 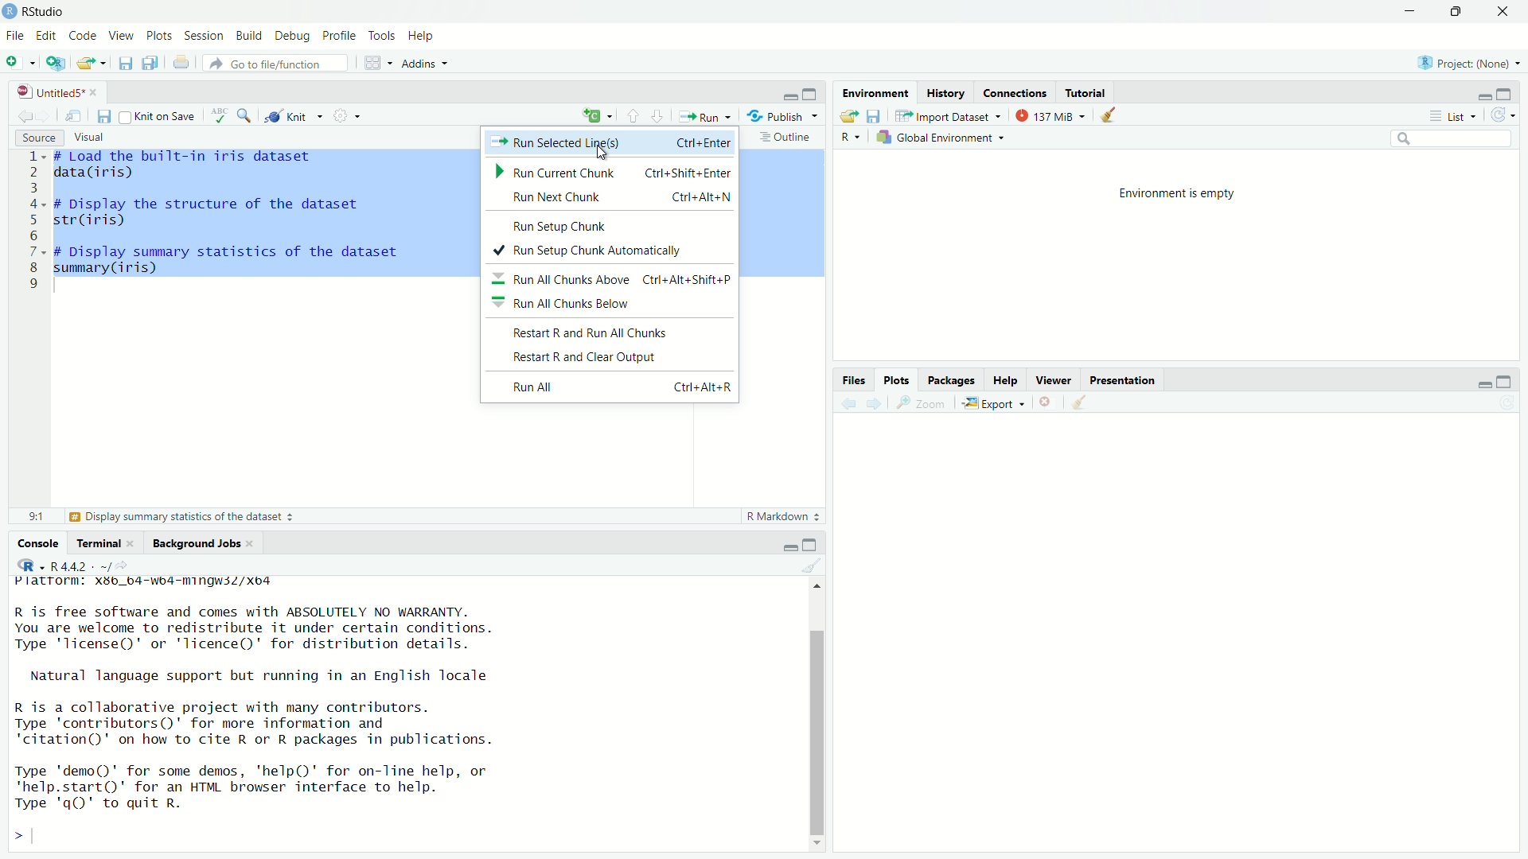 What do you see at coordinates (384, 36) in the screenshot?
I see `Tools` at bounding box center [384, 36].